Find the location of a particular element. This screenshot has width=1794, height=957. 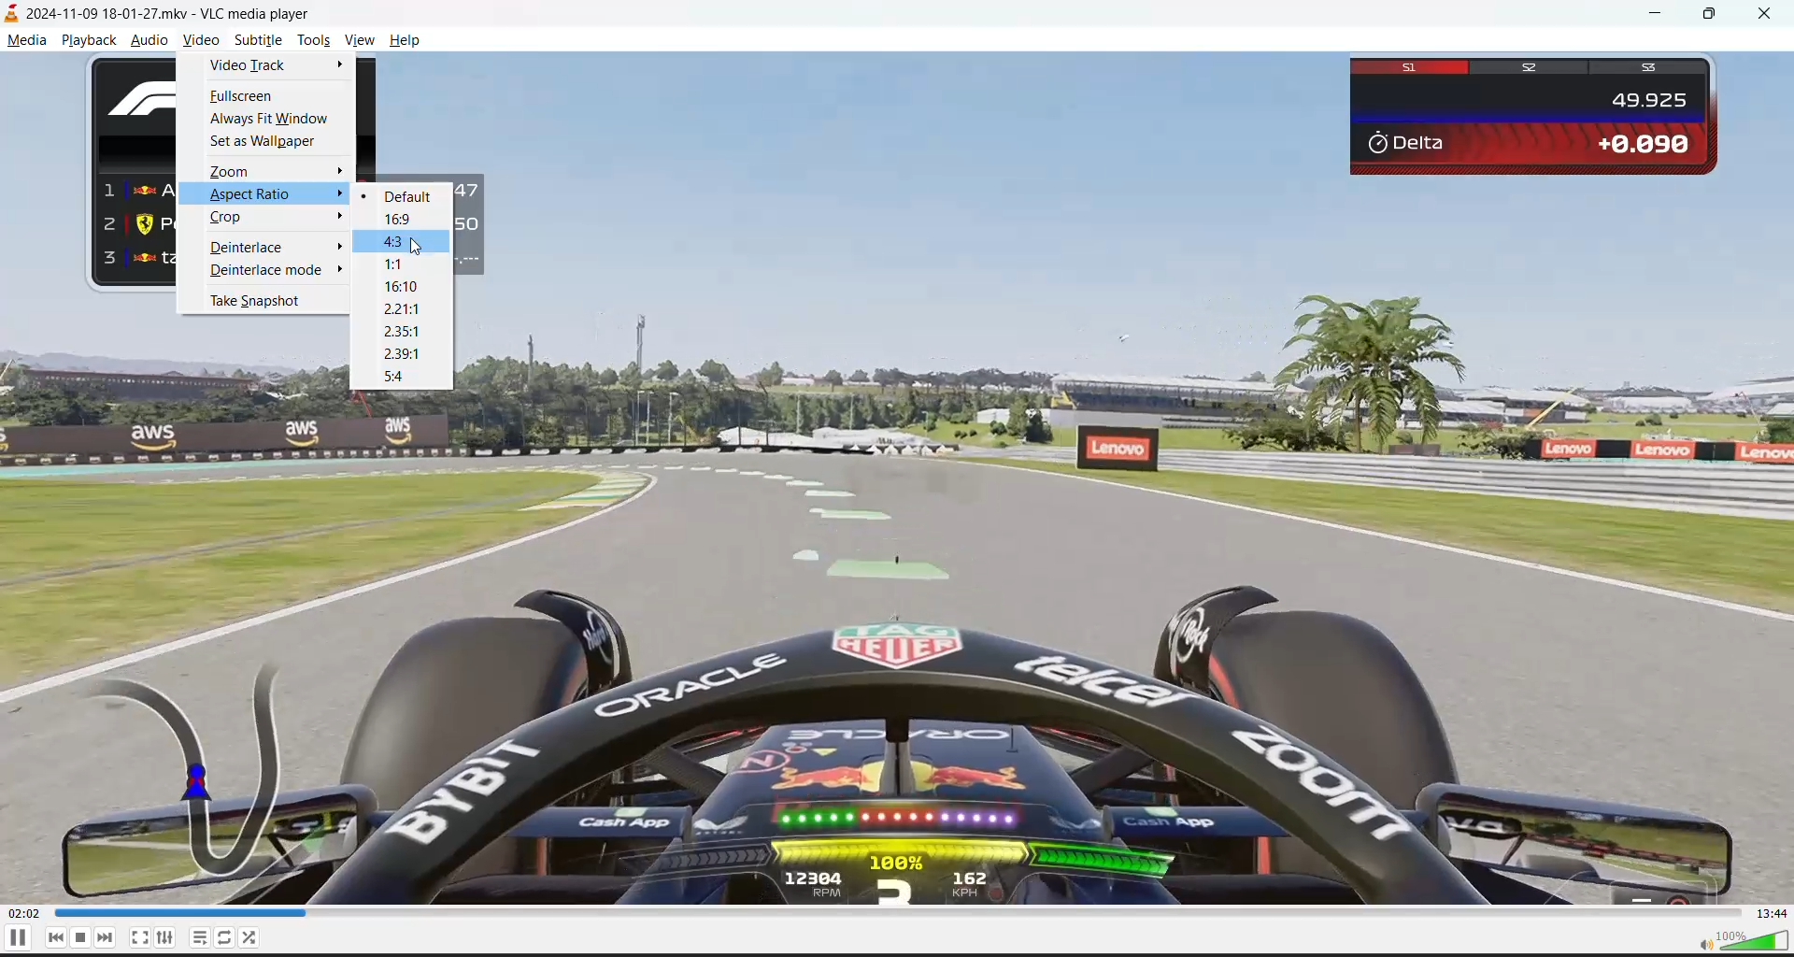

4:3 is located at coordinates (400, 242).